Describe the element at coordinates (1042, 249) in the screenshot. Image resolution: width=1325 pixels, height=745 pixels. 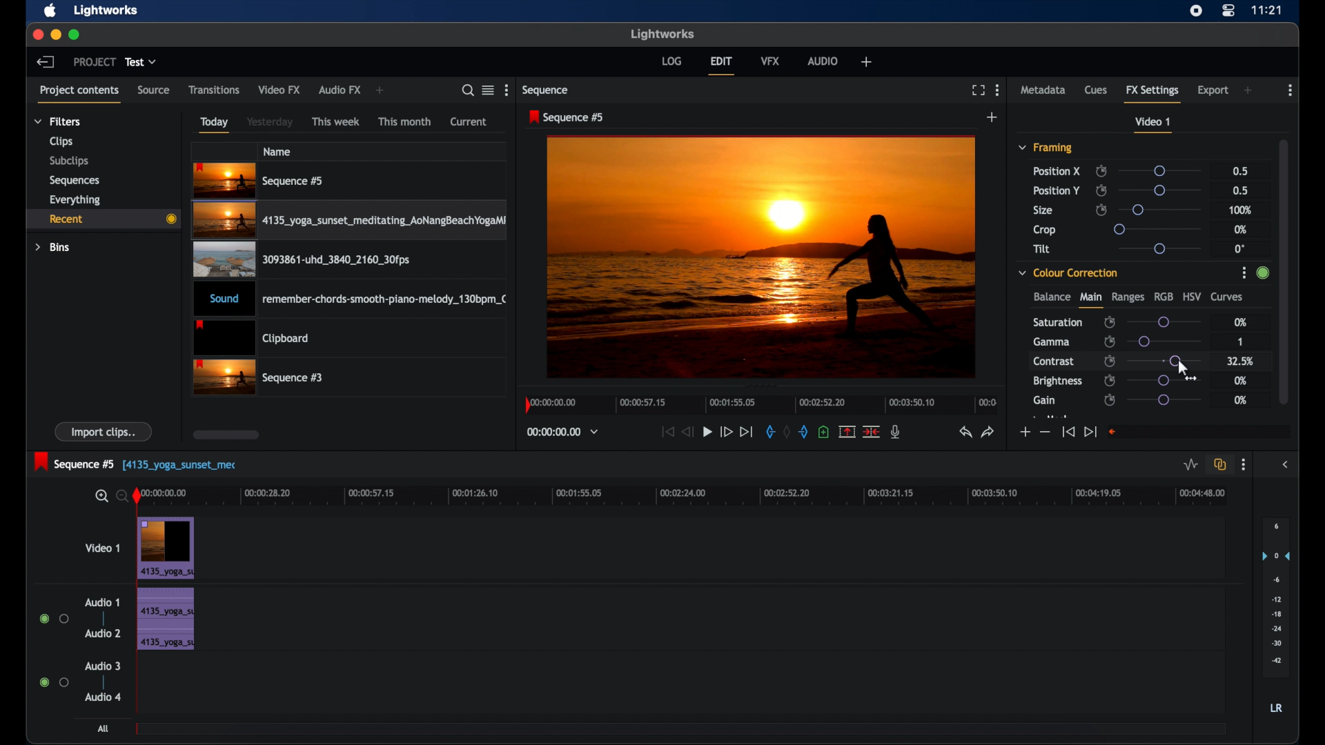
I see `tilt` at that location.